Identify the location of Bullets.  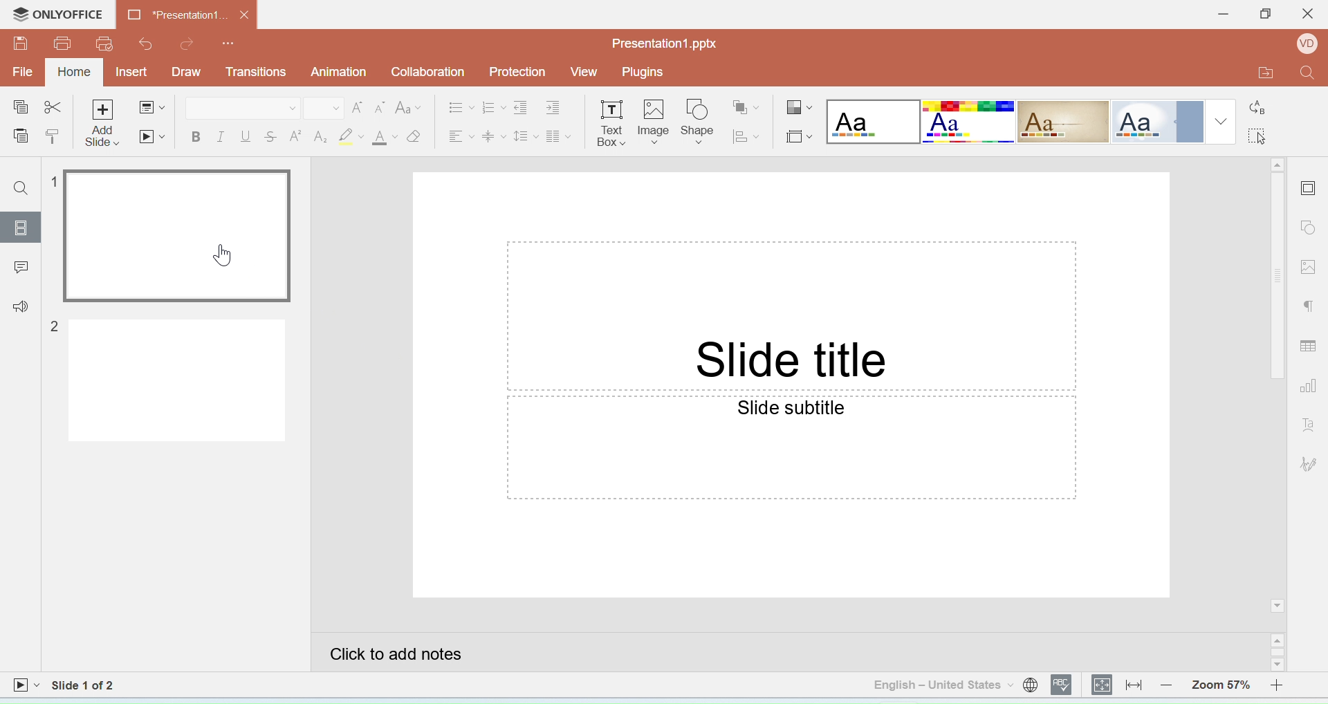
(462, 106).